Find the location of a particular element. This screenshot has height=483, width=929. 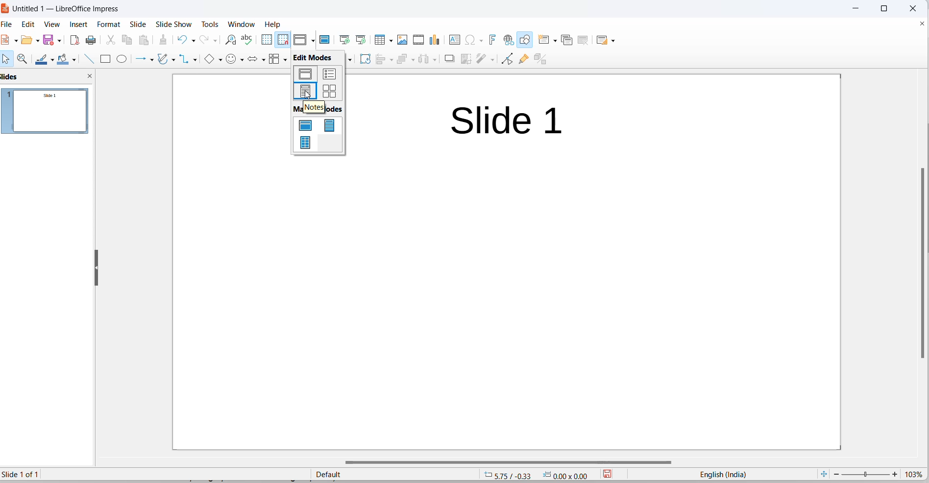

cut is located at coordinates (111, 40).